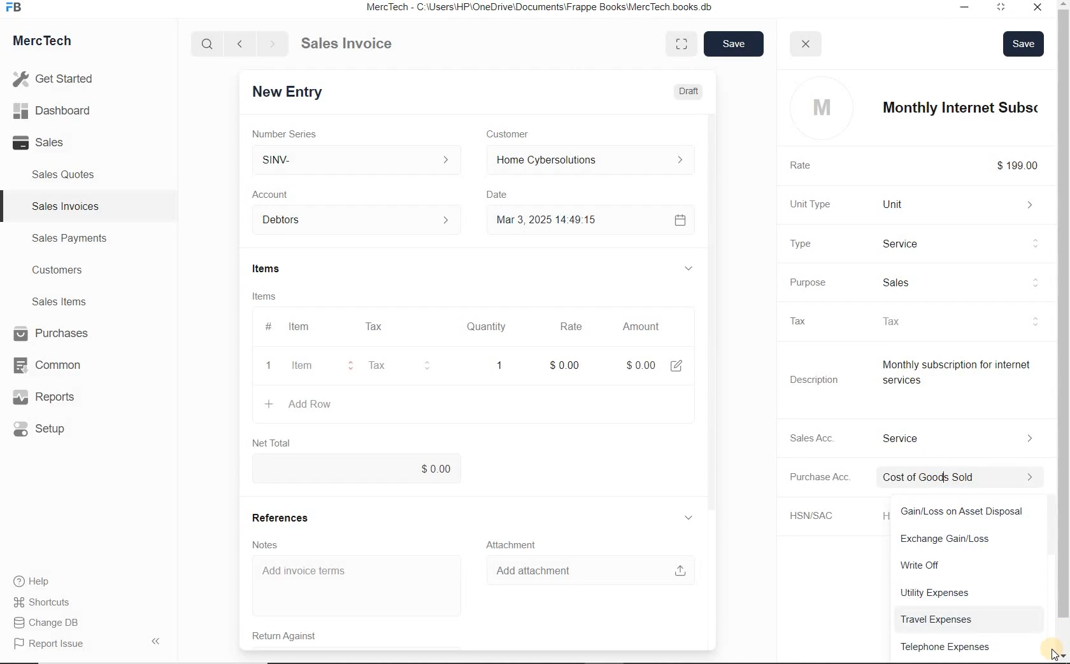  I want to click on SINV-, so click(363, 160).